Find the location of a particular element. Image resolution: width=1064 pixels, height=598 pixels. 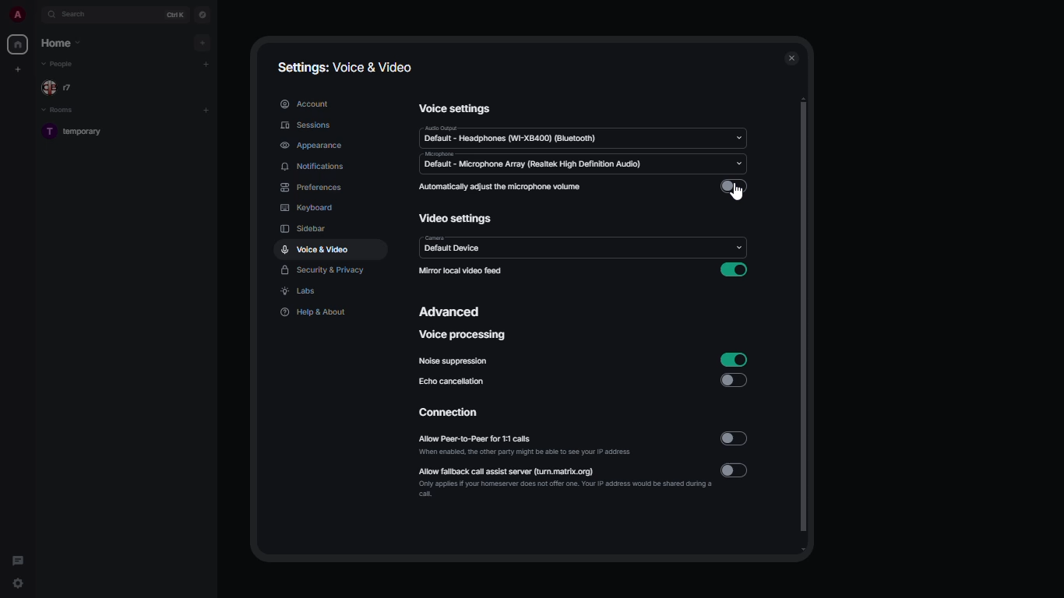

notifications is located at coordinates (317, 167).